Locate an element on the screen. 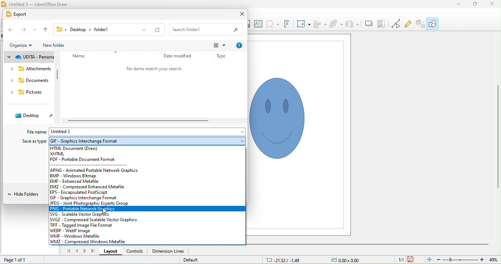 Image resolution: width=501 pixels, height=264 pixels. vertical scroll bar is located at coordinates (57, 79).